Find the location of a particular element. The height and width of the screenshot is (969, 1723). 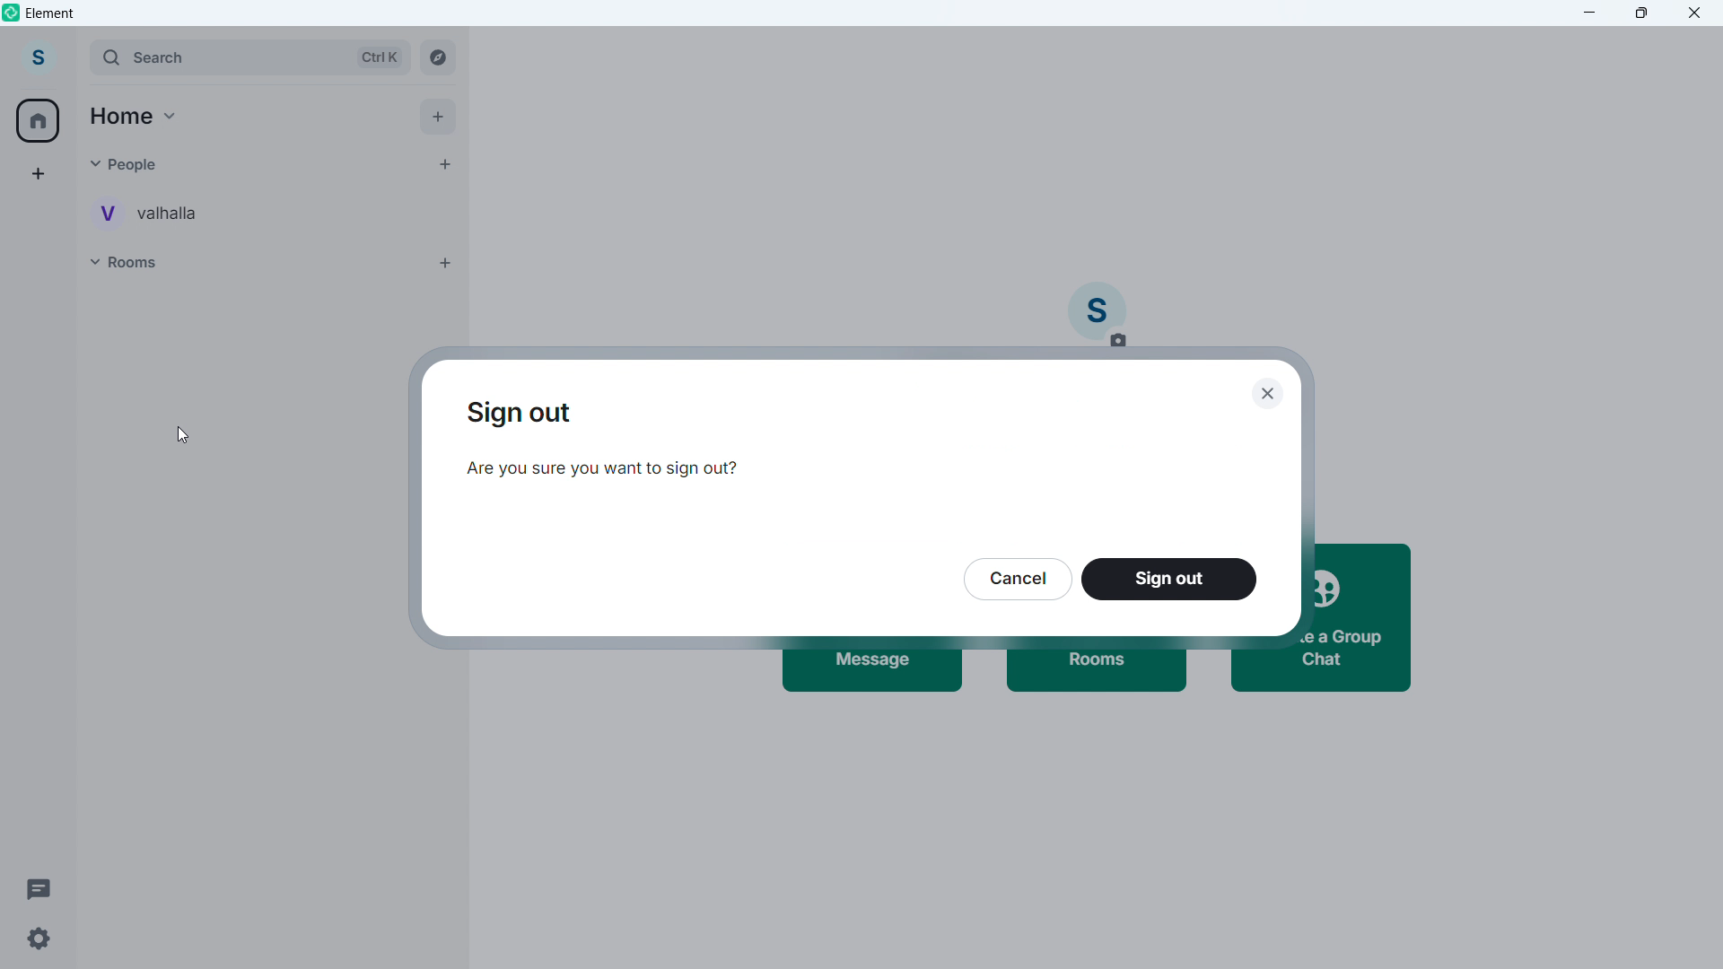

home is located at coordinates (39, 120).